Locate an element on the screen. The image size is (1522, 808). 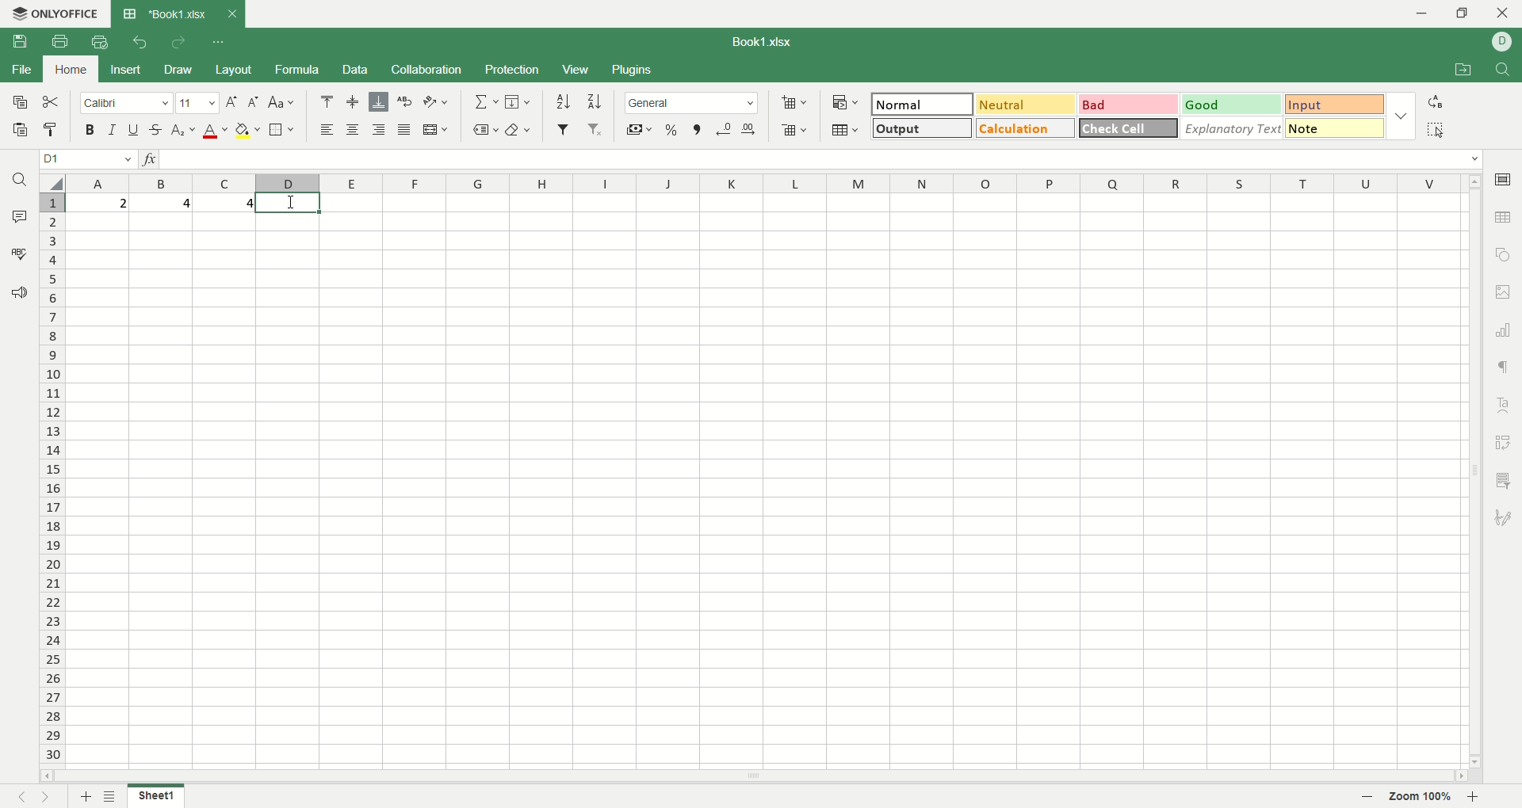
explanatory text is located at coordinates (1233, 128).